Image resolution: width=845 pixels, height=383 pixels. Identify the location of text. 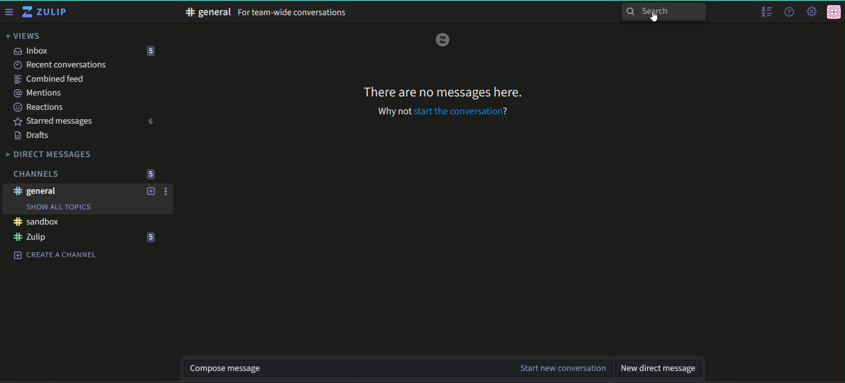
(444, 93).